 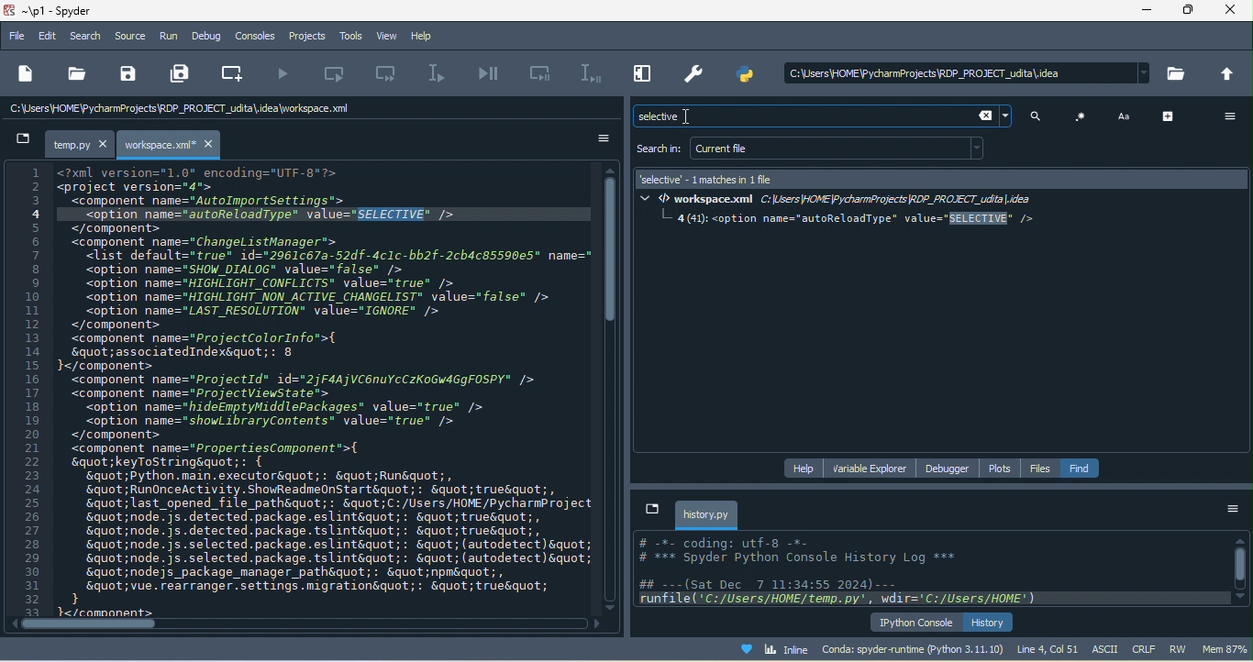 I want to click on vertical scroll bar, so click(x=1239, y=569).